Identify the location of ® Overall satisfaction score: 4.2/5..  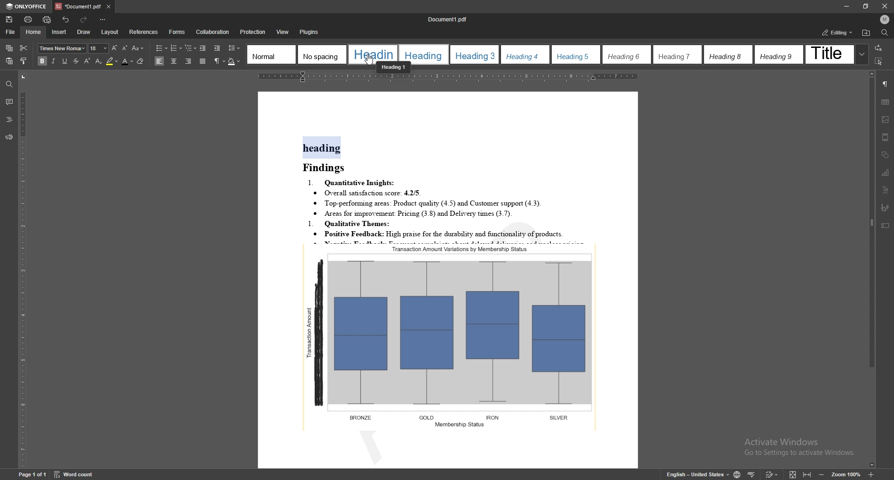
(368, 193).